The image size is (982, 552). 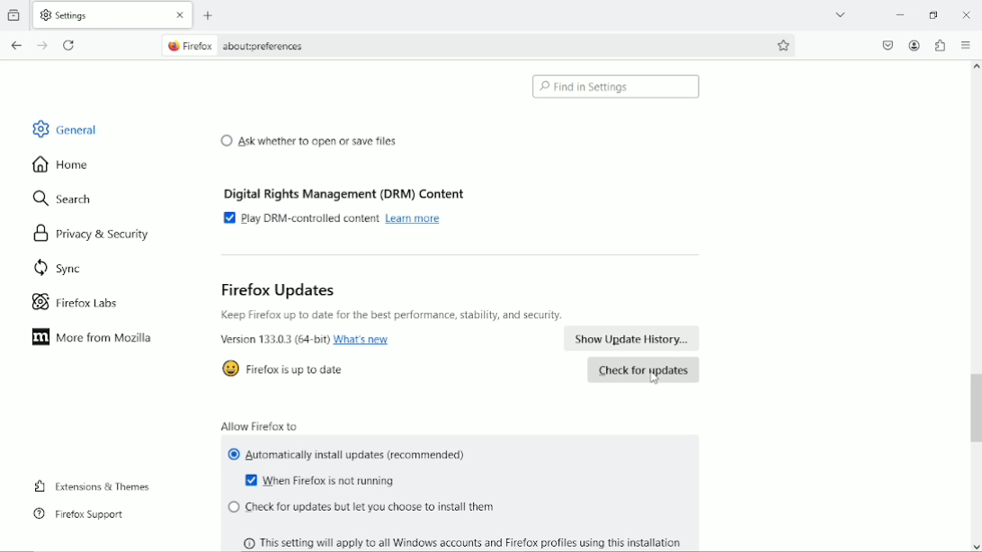 I want to click on find in settings, so click(x=616, y=86).